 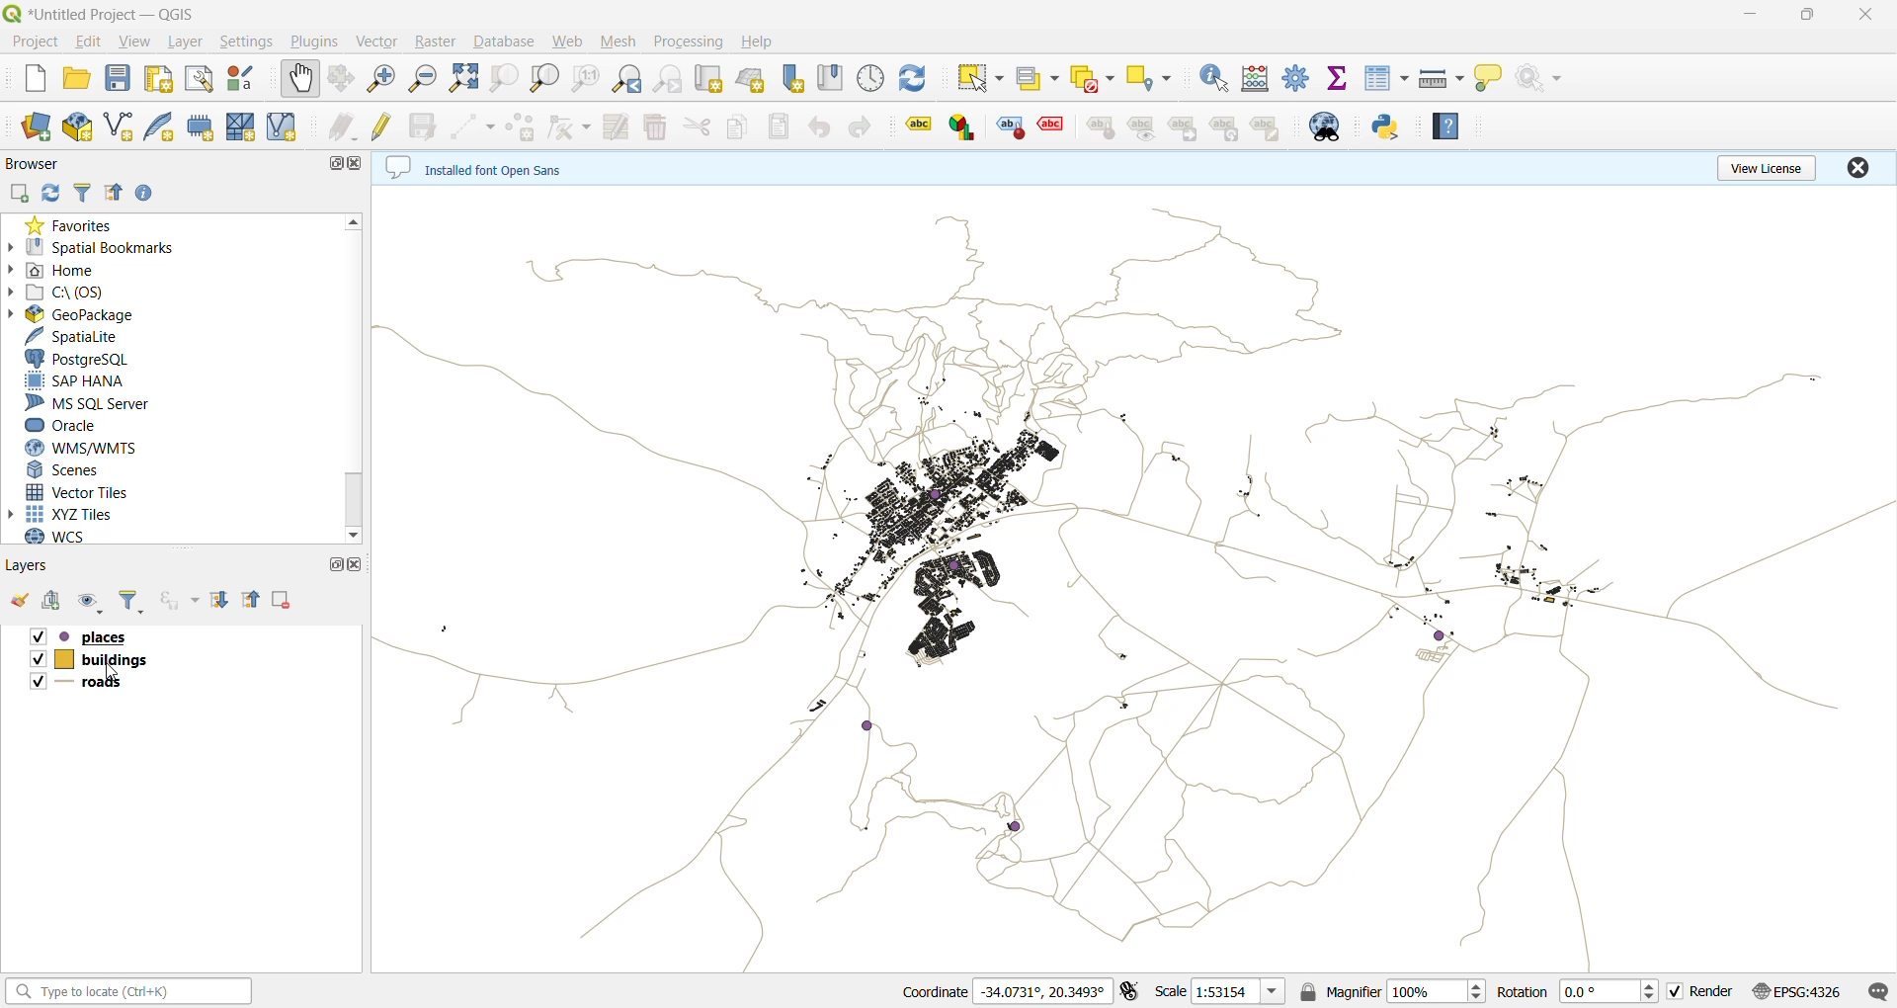 What do you see at coordinates (1878, 990) in the screenshot?
I see `log messages` at bounding box center [1878, 990].